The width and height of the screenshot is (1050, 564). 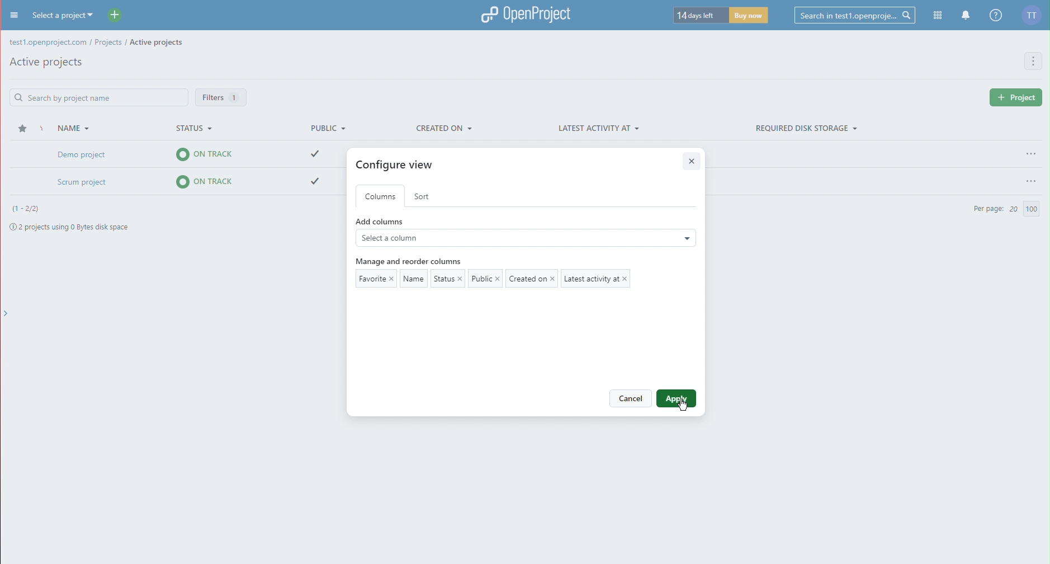 I want to click on new project button, so click(x=1013, y=98).